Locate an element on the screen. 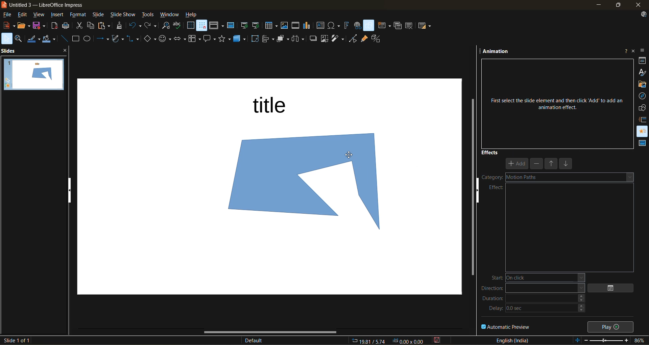  ellipse is located at coordinates (89, 39).